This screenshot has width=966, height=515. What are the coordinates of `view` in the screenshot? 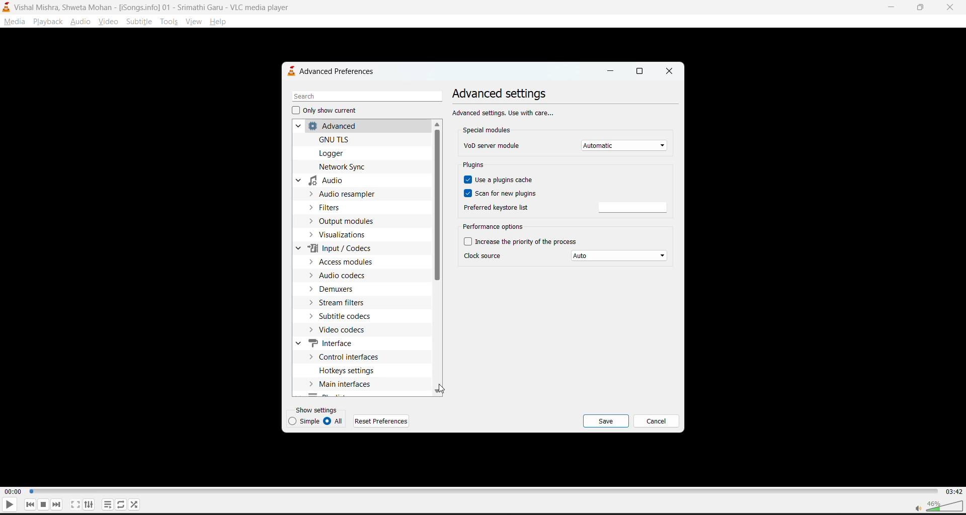 It's located at (195, 24).